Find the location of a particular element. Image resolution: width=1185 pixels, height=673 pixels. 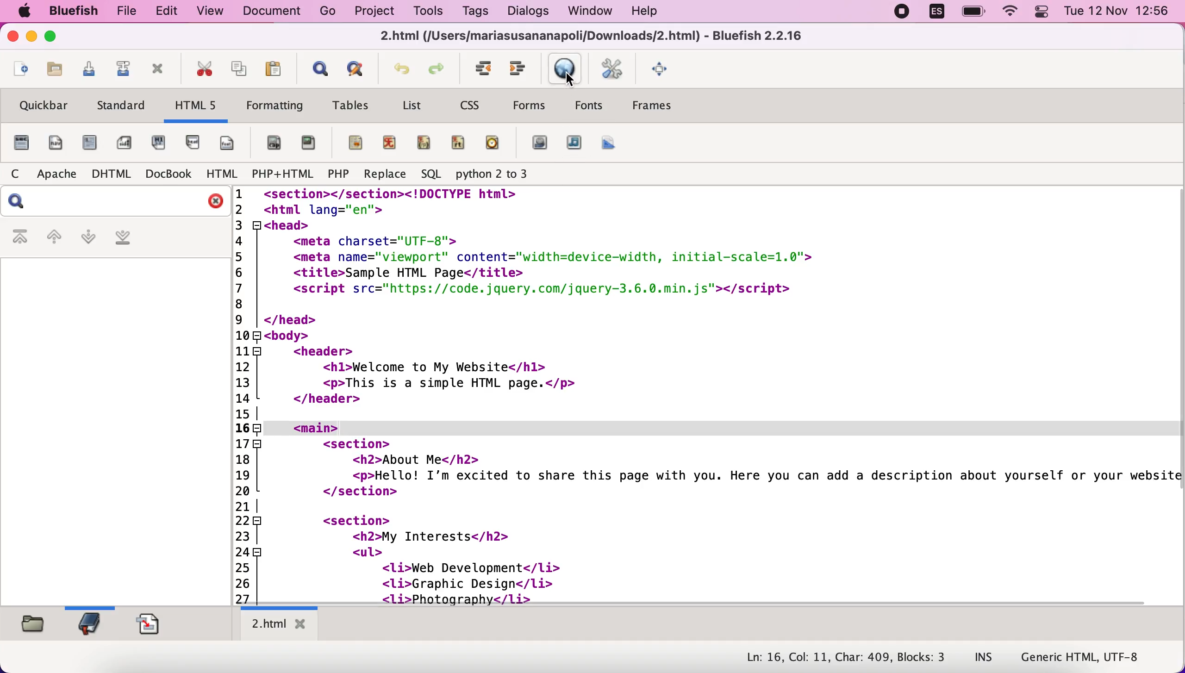

panel control is located at coordinates (1039, 15).